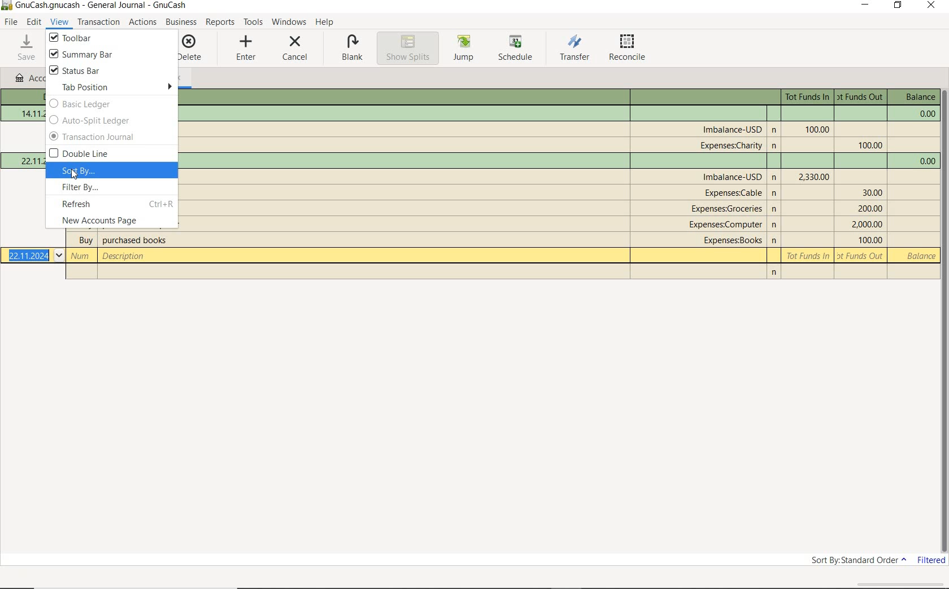  Describe the element at coordinates (872, 193) in the screenshot. I see `Tot Funds Out` at that location.